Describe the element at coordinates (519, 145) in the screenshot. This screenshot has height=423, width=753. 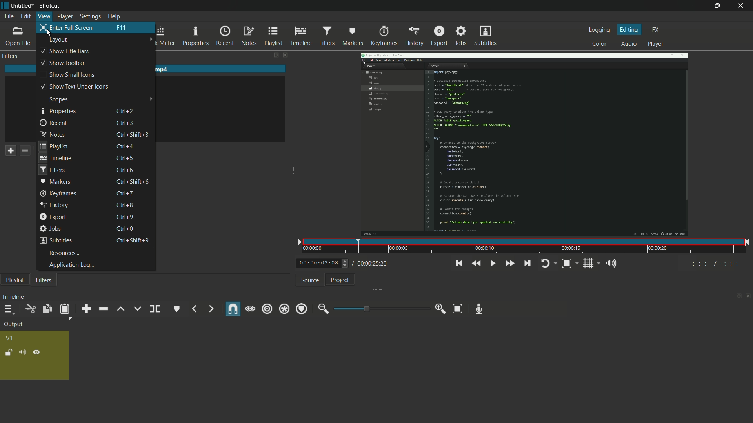
I see `imported video` at that location.